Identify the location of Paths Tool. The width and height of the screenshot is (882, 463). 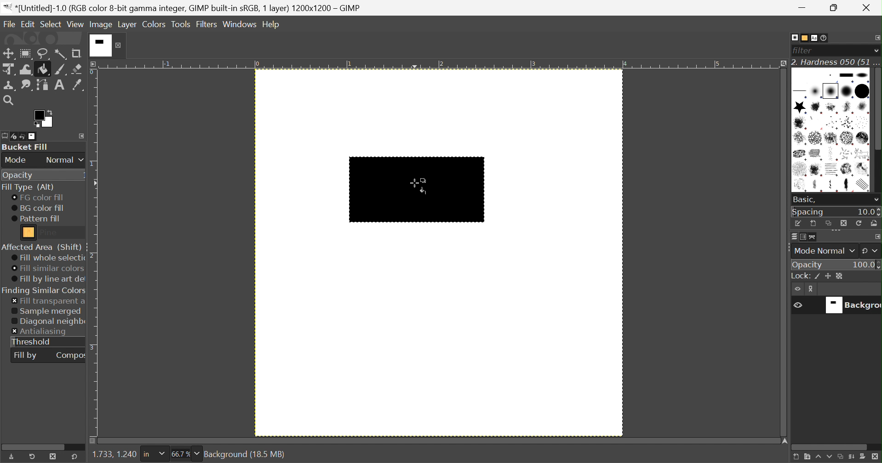
(41, 85).